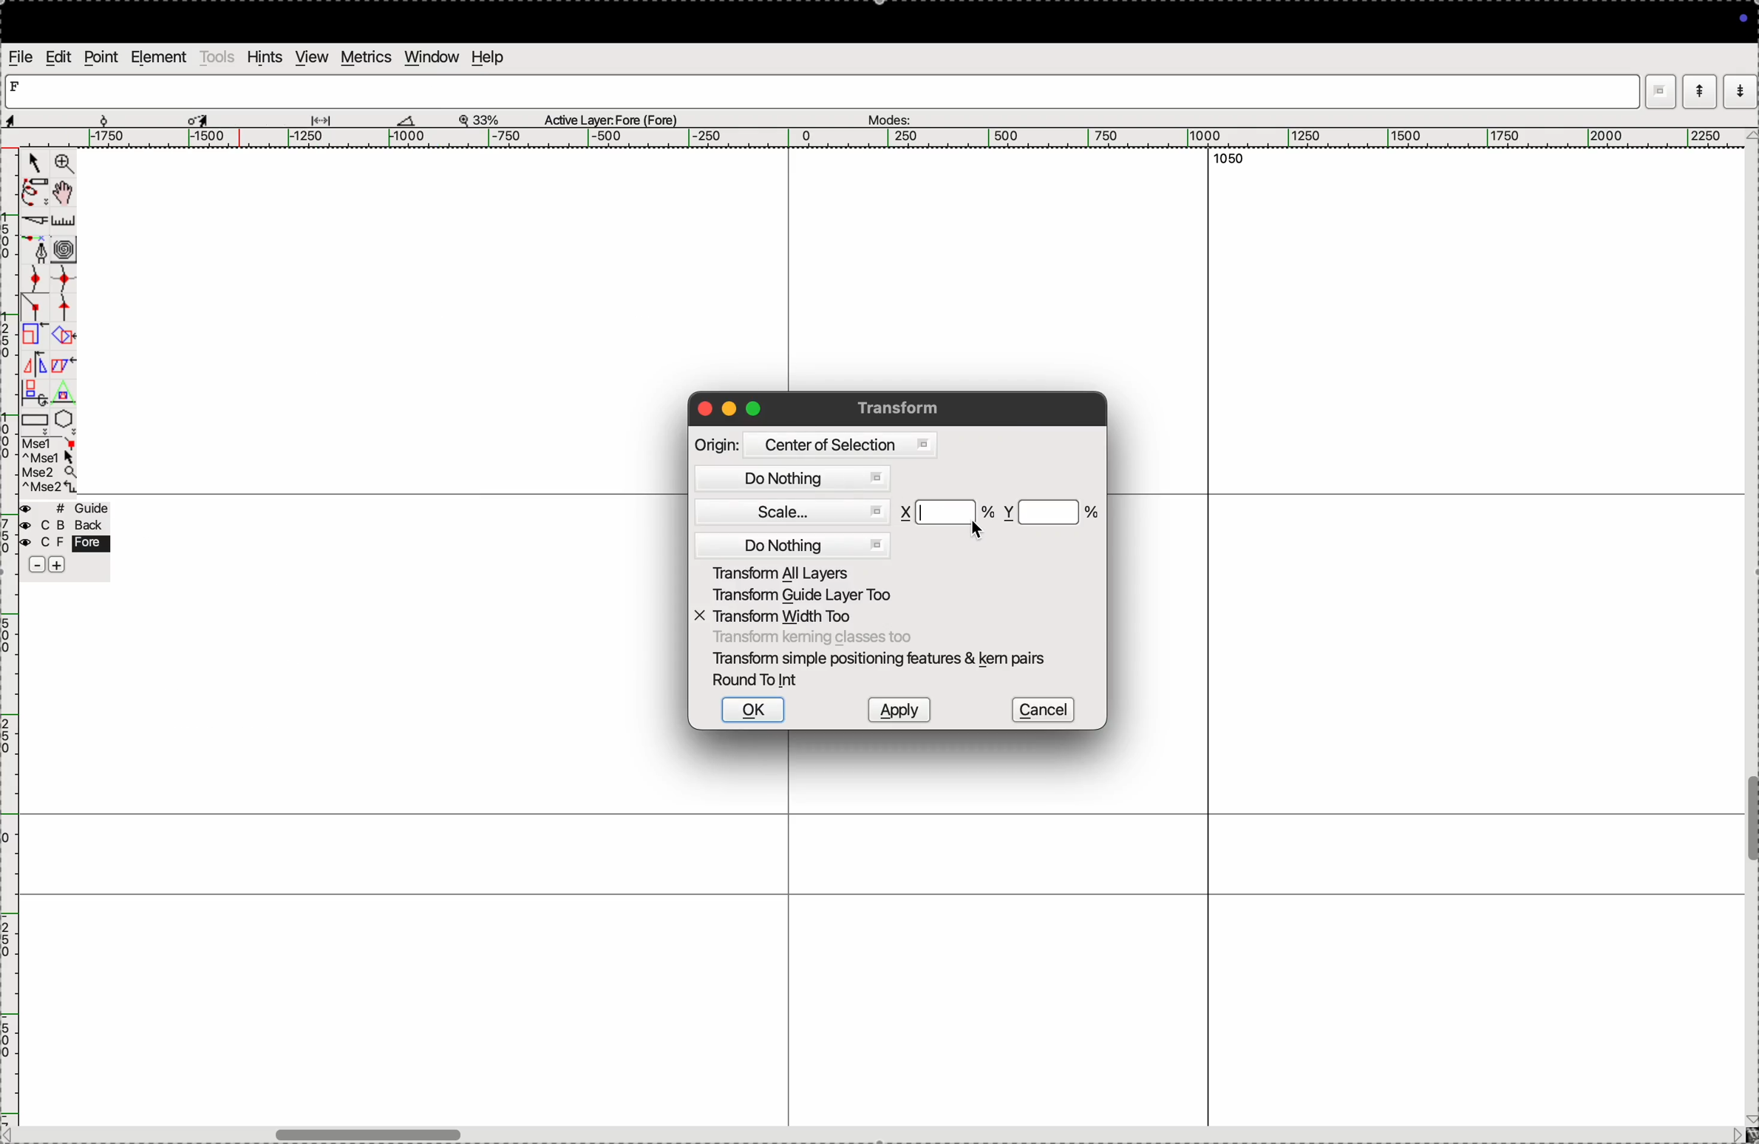  I want to click on rectangle, so click(35, 422).